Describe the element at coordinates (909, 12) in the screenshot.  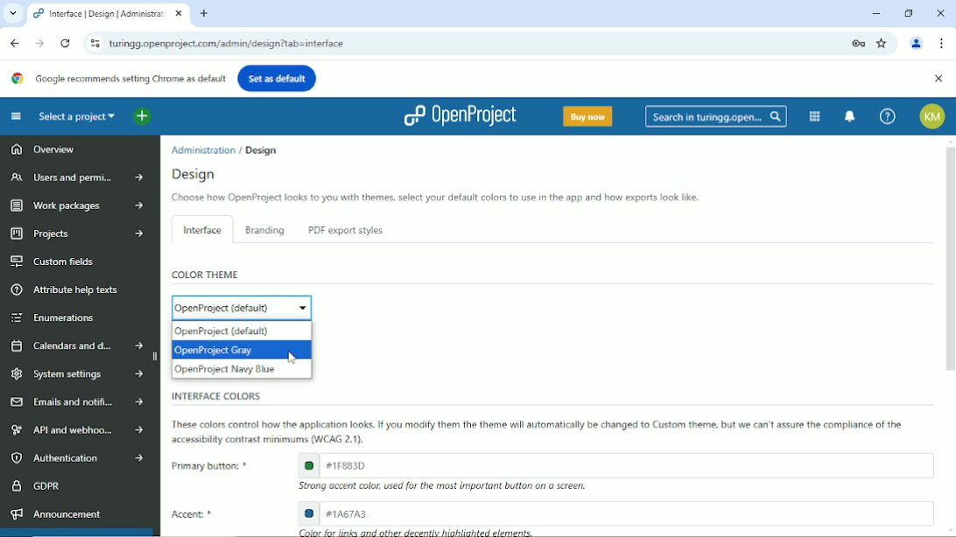
I see `Restore down` at that location.